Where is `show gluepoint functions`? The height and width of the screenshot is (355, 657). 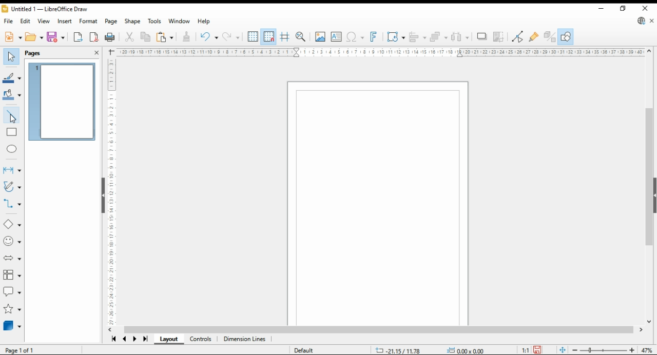 show gluepoint functions is located at coordinates (534, 36).